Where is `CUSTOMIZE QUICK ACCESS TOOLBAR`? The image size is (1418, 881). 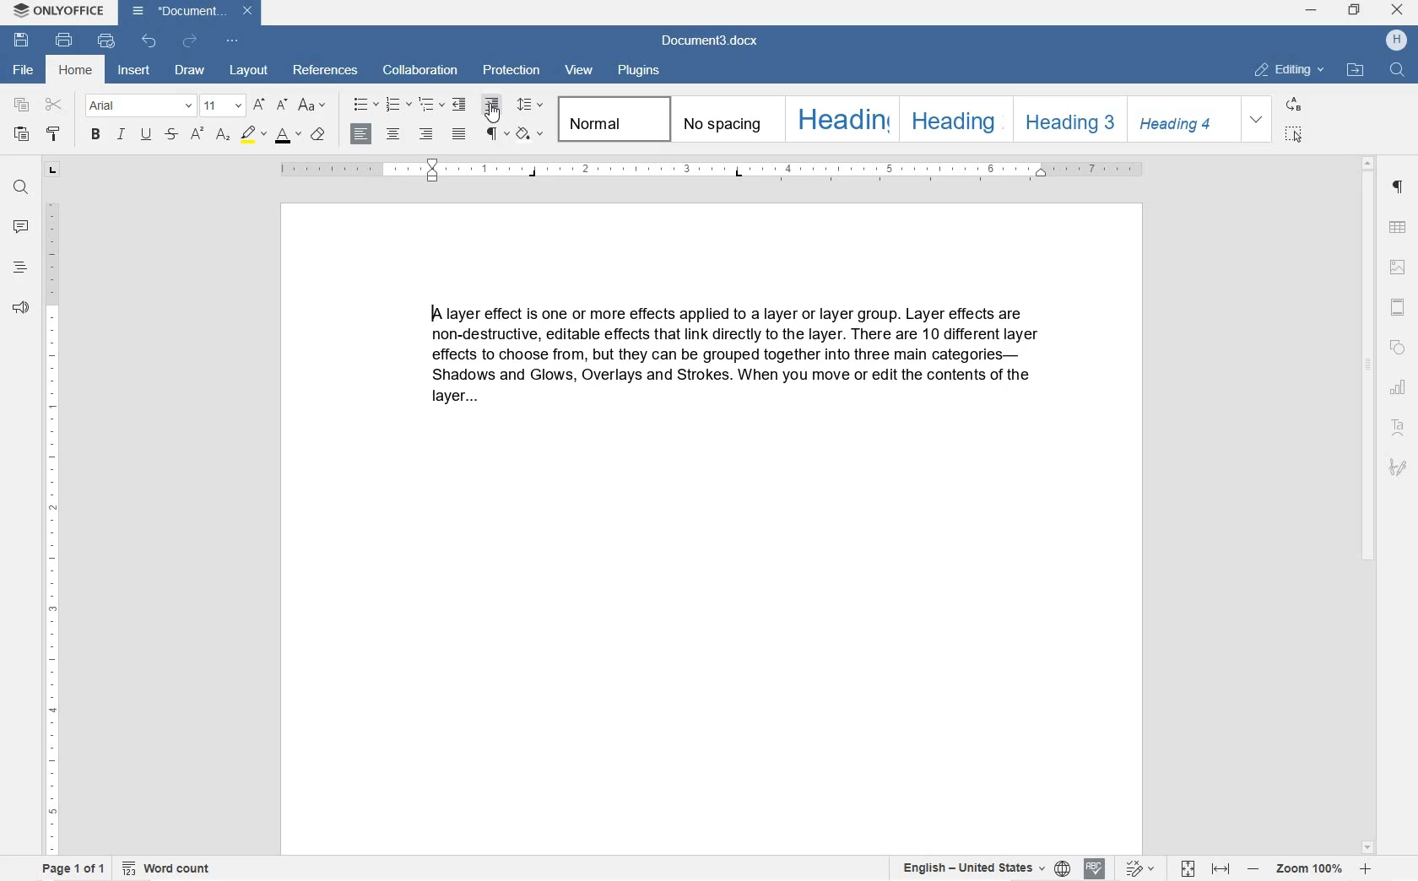 CUSTOMIZE QUICK ACCESS TOOLBAR is located at coordinates (230, 41).